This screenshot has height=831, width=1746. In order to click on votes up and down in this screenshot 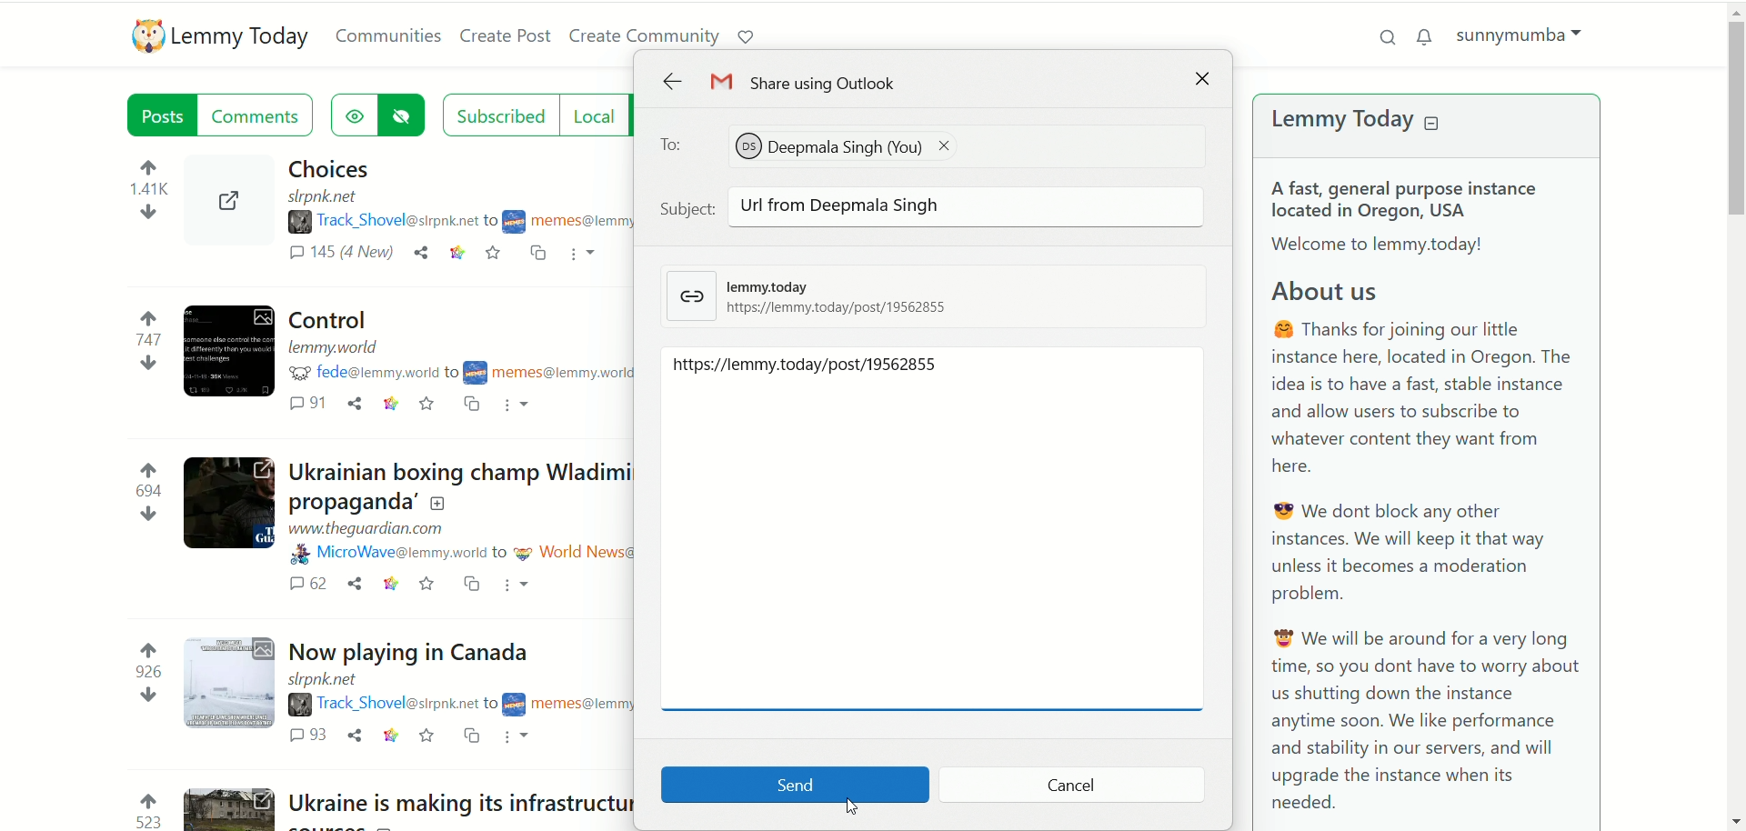, I will do `click(142, 337)`.